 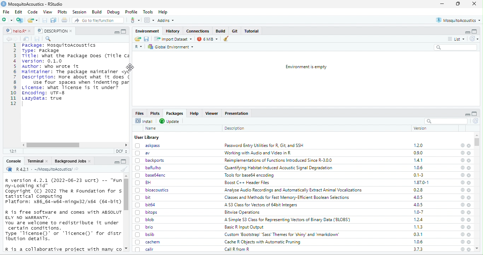 What do you see at coordinates (420, 128) in the screenshot?
I see `version` at bounding box center [420, 128].